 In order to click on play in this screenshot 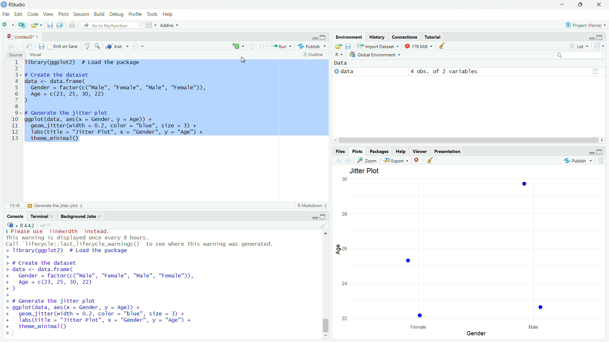, I will do `click(337, 71)`.